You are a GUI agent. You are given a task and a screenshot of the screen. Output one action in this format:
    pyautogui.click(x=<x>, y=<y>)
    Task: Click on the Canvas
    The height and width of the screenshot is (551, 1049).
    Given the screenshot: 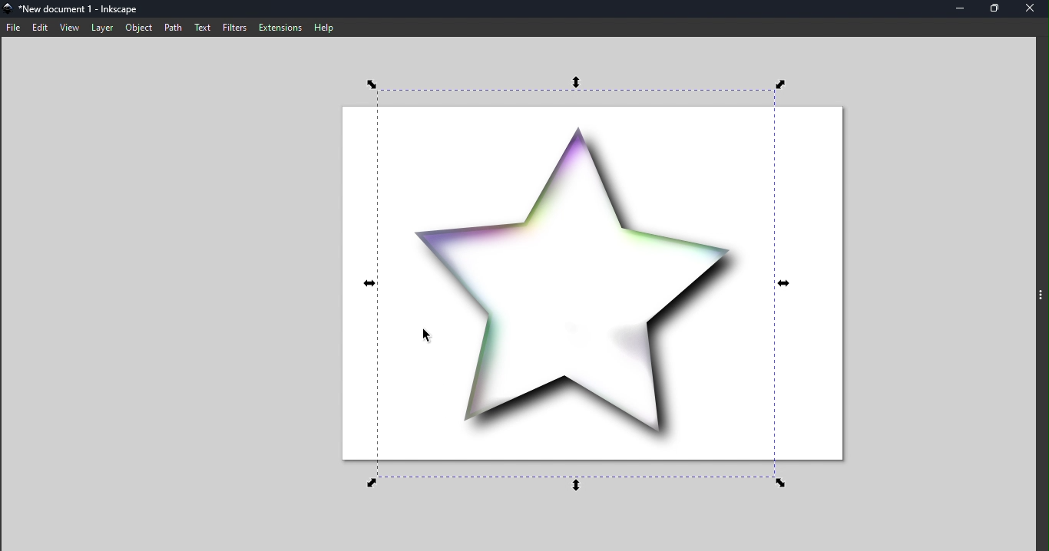 What is the action you would take?
    pyautogui.click(x=589, y=283)
    